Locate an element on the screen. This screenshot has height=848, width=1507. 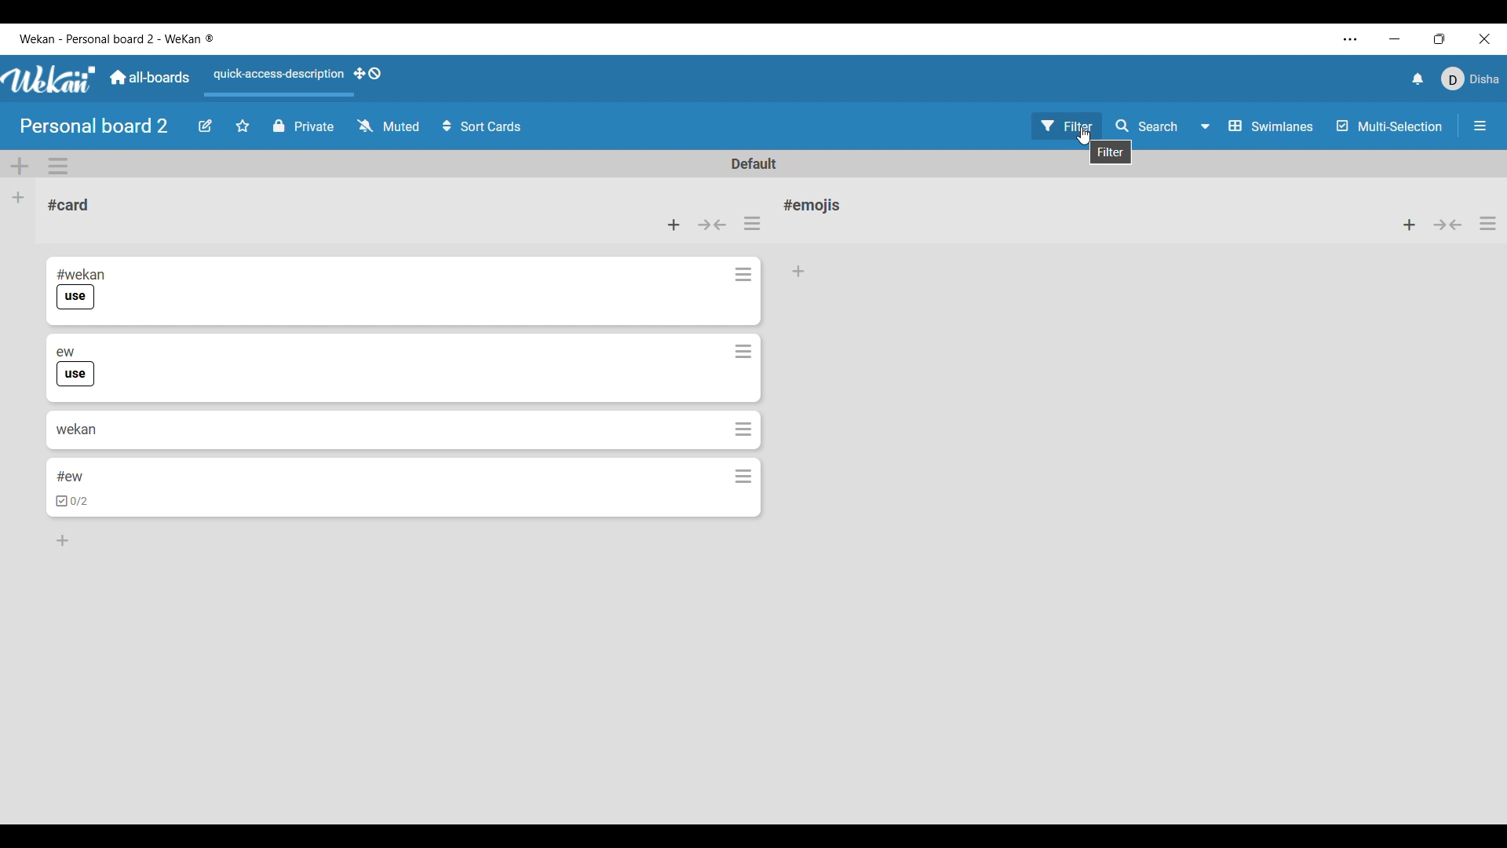
cursor is located at coordinates (1086, 139).